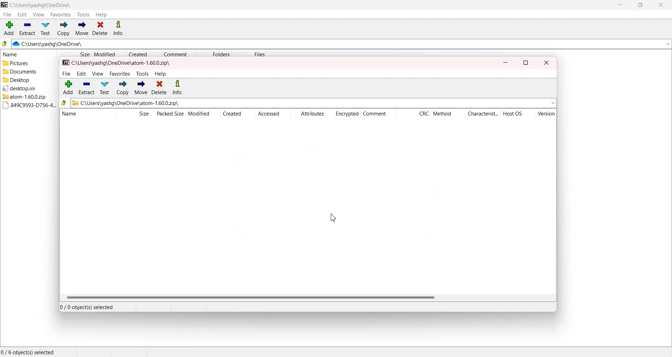 The image size is (672, 357). Describe the element at coordinates (144, 54) in the screenshot. I see `Created Date` at that location.